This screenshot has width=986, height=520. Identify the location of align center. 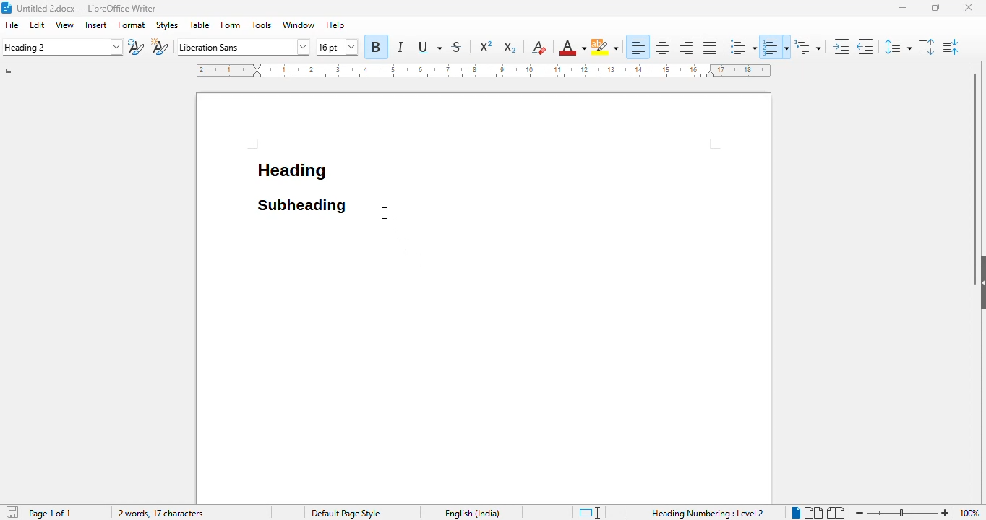
(662, 47).